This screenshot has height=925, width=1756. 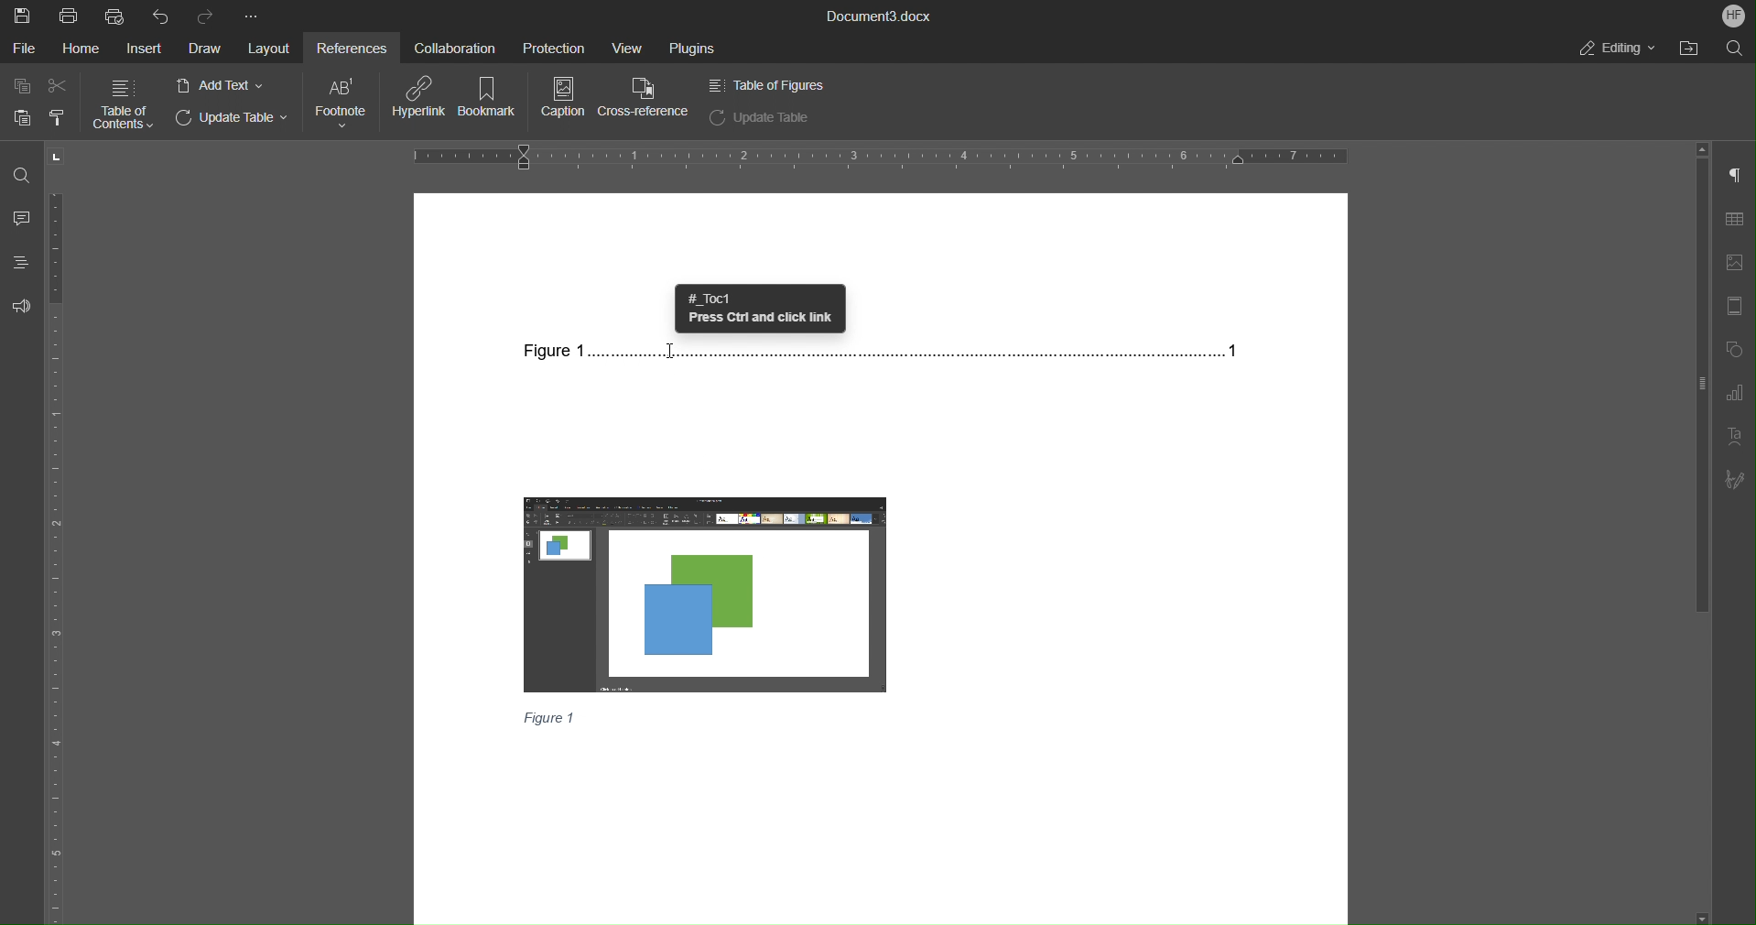 What do you see at coordinates (492, 99) in the screenshot?
I see `Bookmark` at bounding box center [492, 99].